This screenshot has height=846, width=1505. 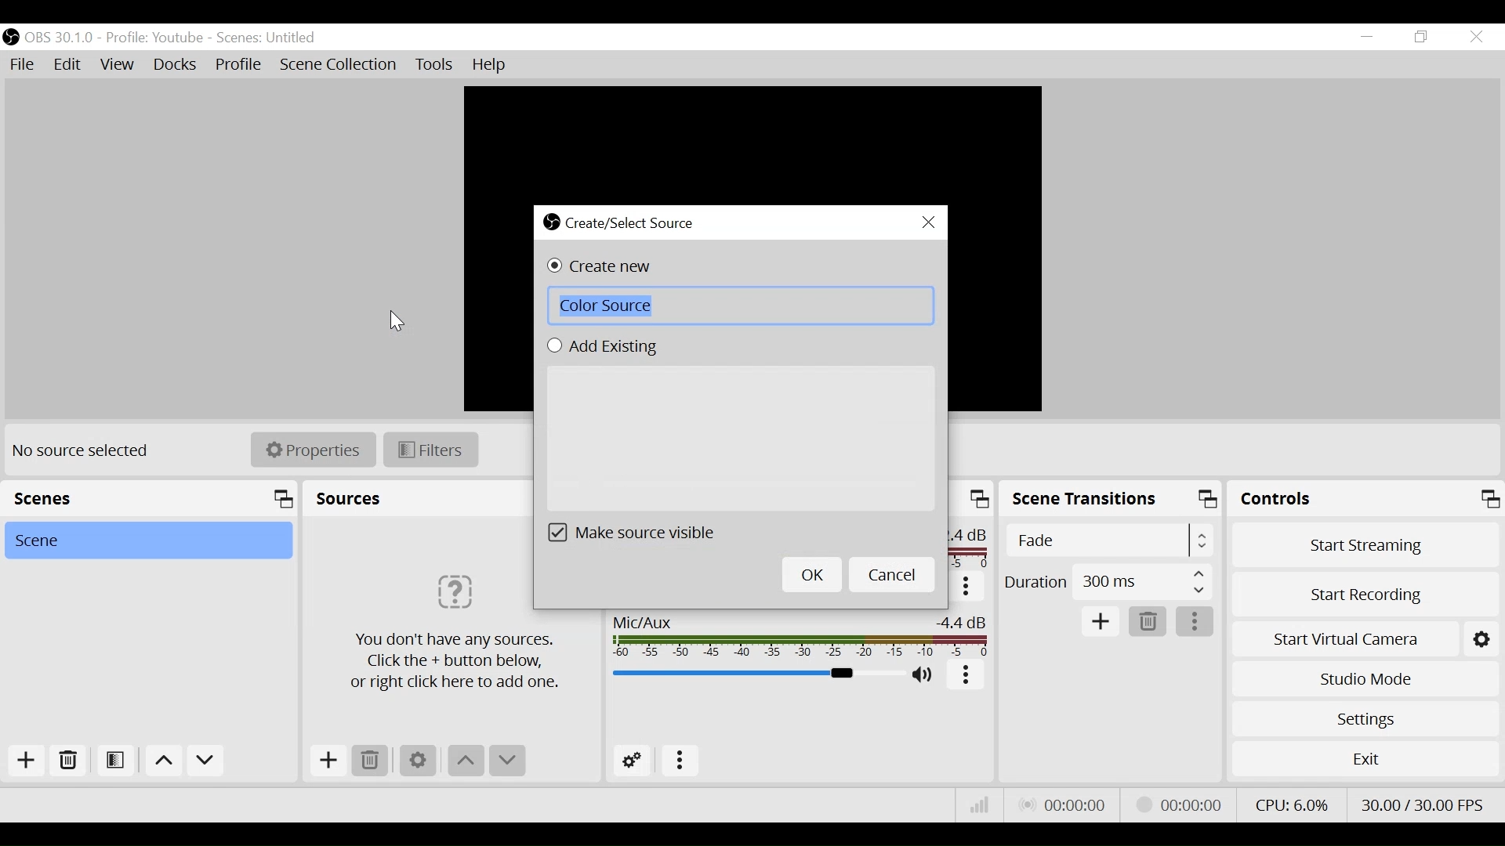 What do you see at coordinates (803, 638) in the screenshot?
I see `Mic/Aux Slider` at bounding box center [803, 638].